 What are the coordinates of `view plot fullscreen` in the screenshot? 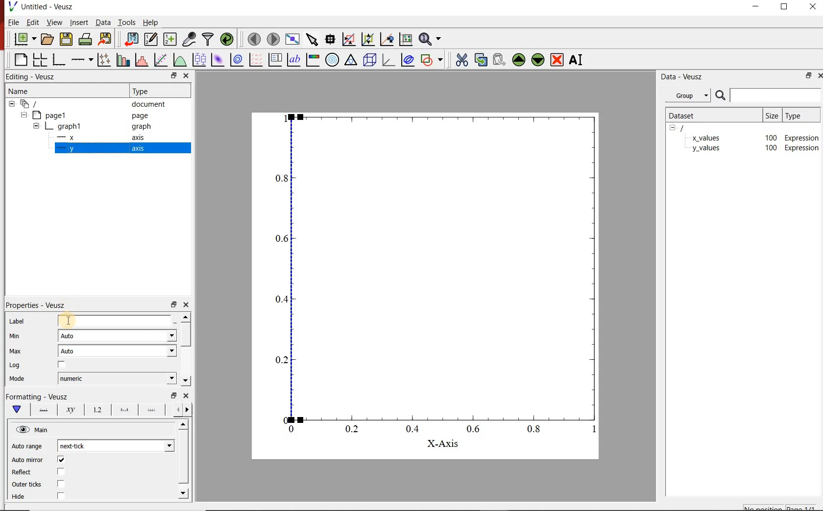 It's located at (294, 39).